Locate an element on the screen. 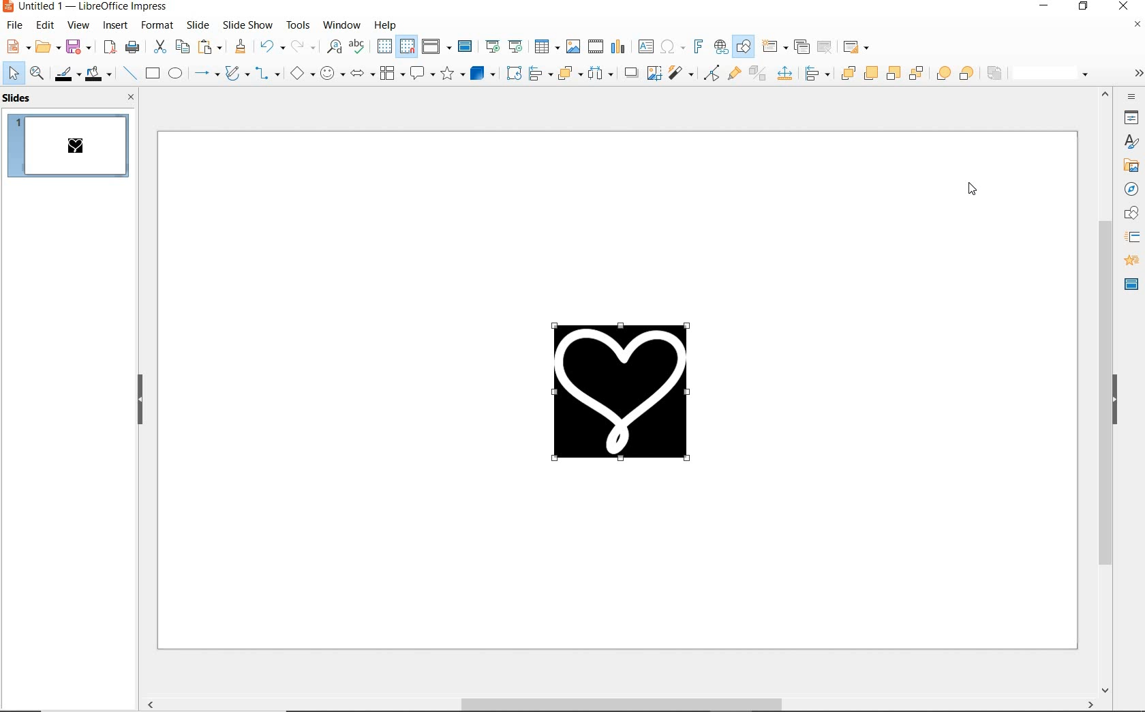  show draw functions is located at coordinates (743, 48).